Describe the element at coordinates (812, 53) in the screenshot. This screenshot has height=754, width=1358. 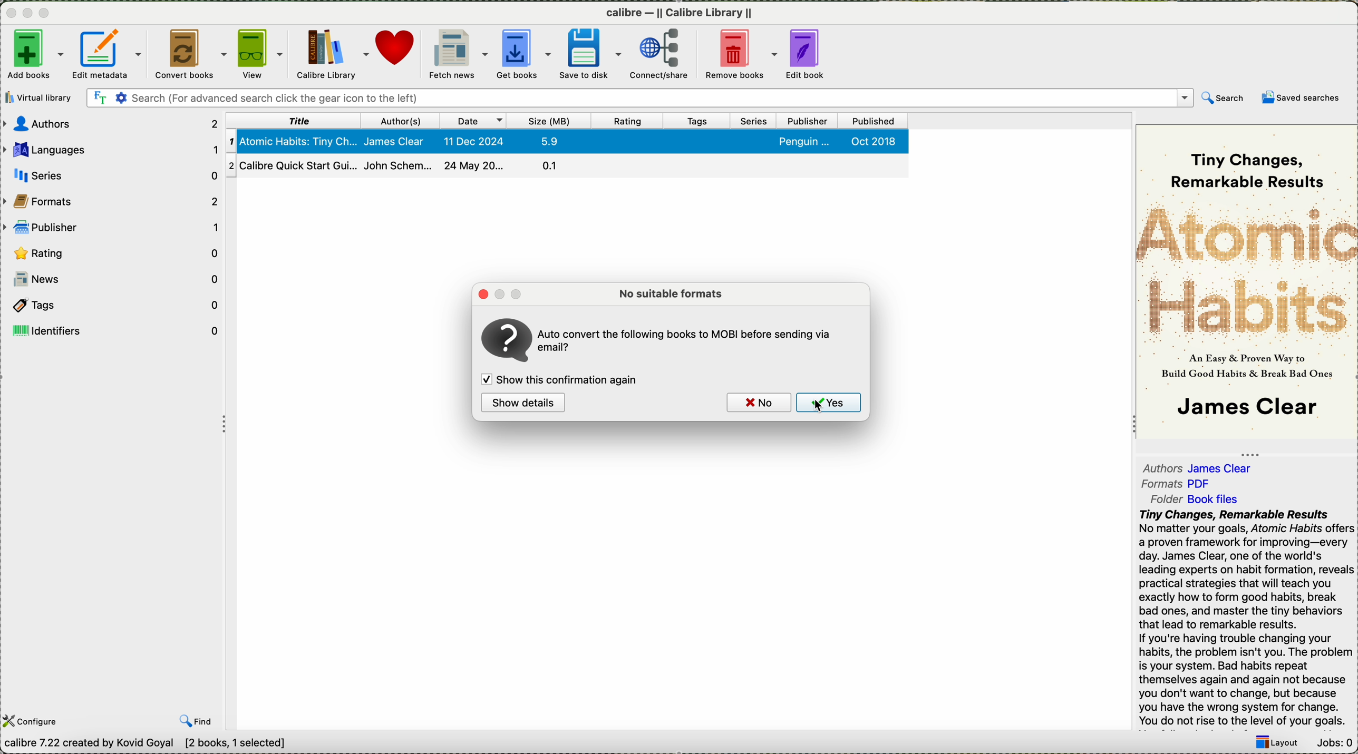
I see `edit book` at that location.